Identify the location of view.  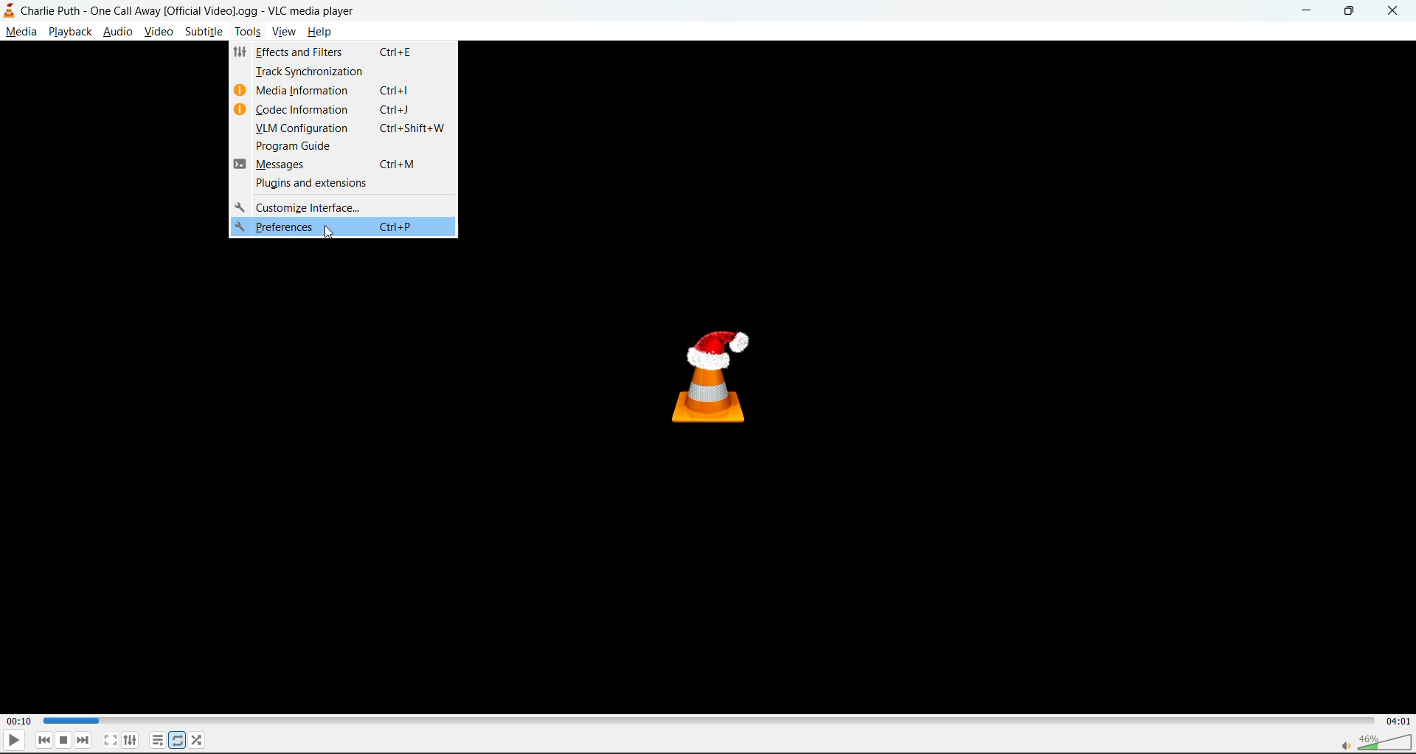
(283, 32).